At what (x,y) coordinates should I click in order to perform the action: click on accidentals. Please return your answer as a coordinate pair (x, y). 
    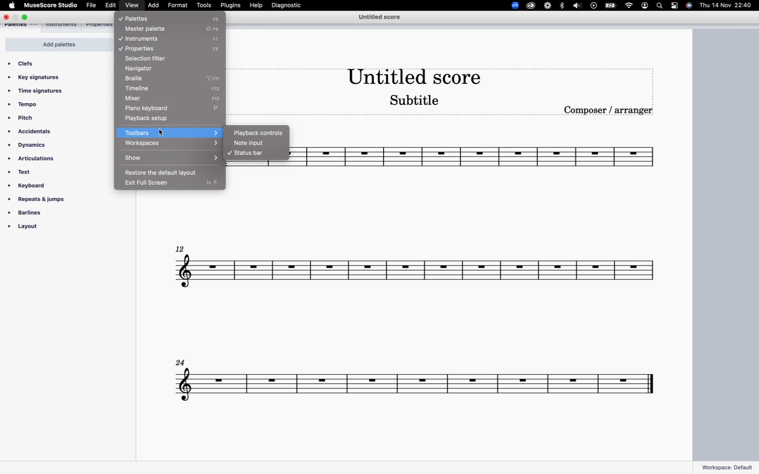
    Looking at the image, I should click on (34, 131).